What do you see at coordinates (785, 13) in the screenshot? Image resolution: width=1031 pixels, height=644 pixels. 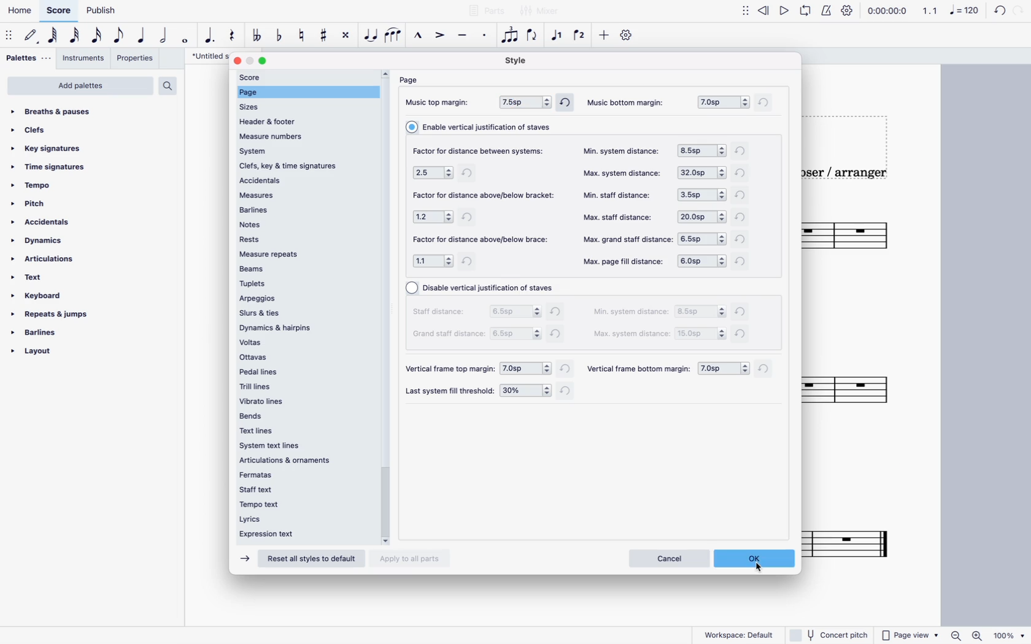 I see `play` at bounding box center [785, 13].